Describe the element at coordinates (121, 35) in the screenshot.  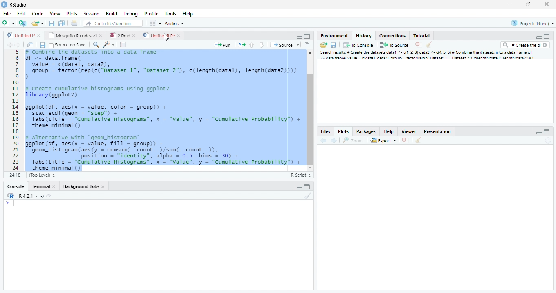
I see `2.Rmd` at that location.